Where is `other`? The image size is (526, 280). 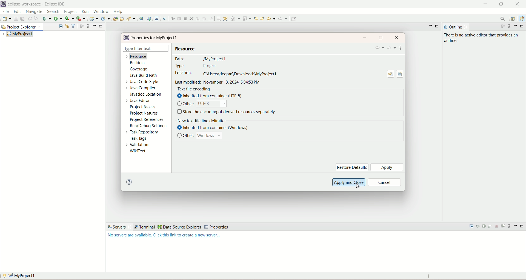
other is located at coordinates (189, 135).